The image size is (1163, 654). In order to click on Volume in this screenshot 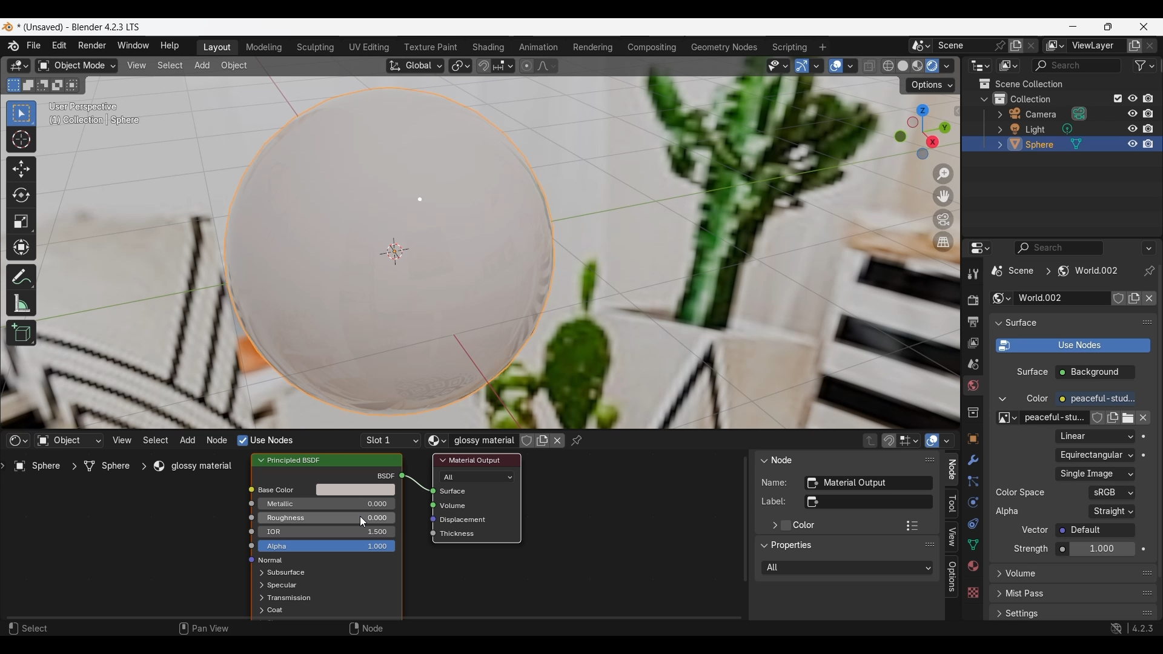, I will do `click(455, 506)`.